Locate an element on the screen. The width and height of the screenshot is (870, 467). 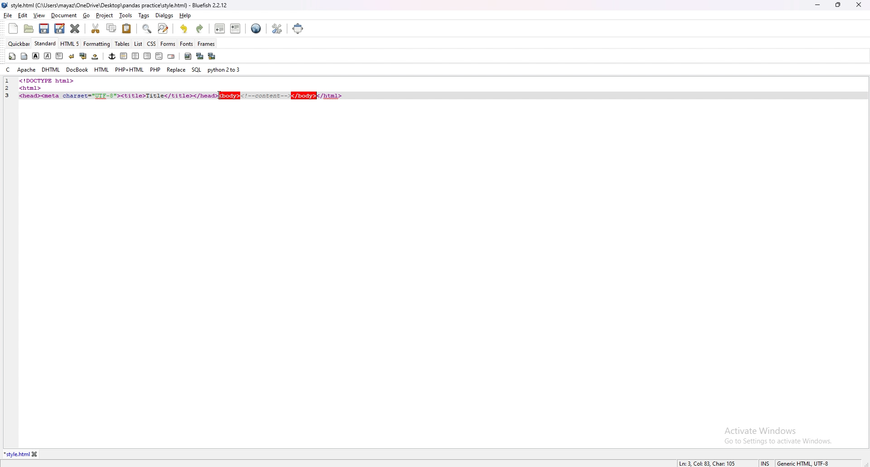
file name is located at coordinates (116, 6).